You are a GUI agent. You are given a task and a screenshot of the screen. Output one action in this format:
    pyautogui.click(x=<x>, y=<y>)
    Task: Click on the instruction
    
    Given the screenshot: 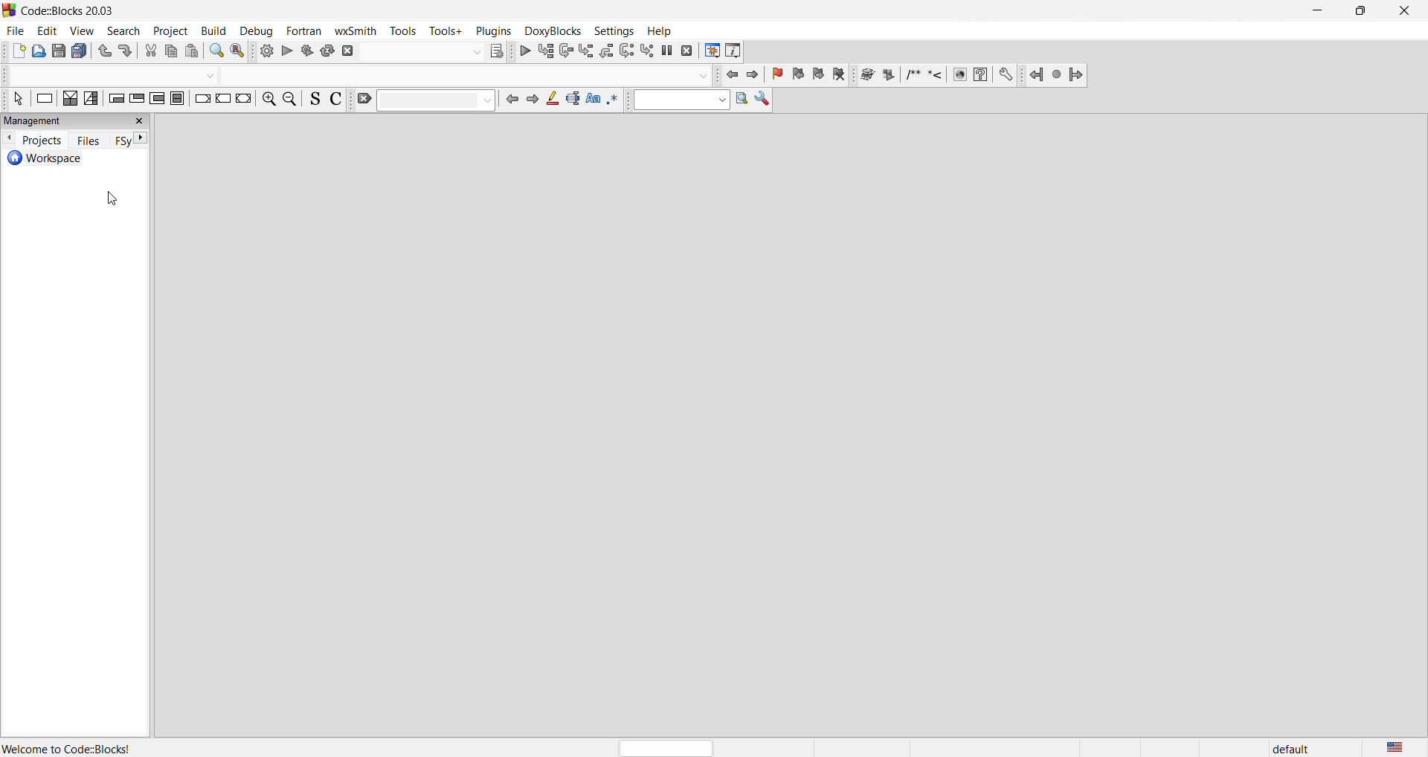 What is the action you would take?
    pyautogui.click(x=44, y=99)
    